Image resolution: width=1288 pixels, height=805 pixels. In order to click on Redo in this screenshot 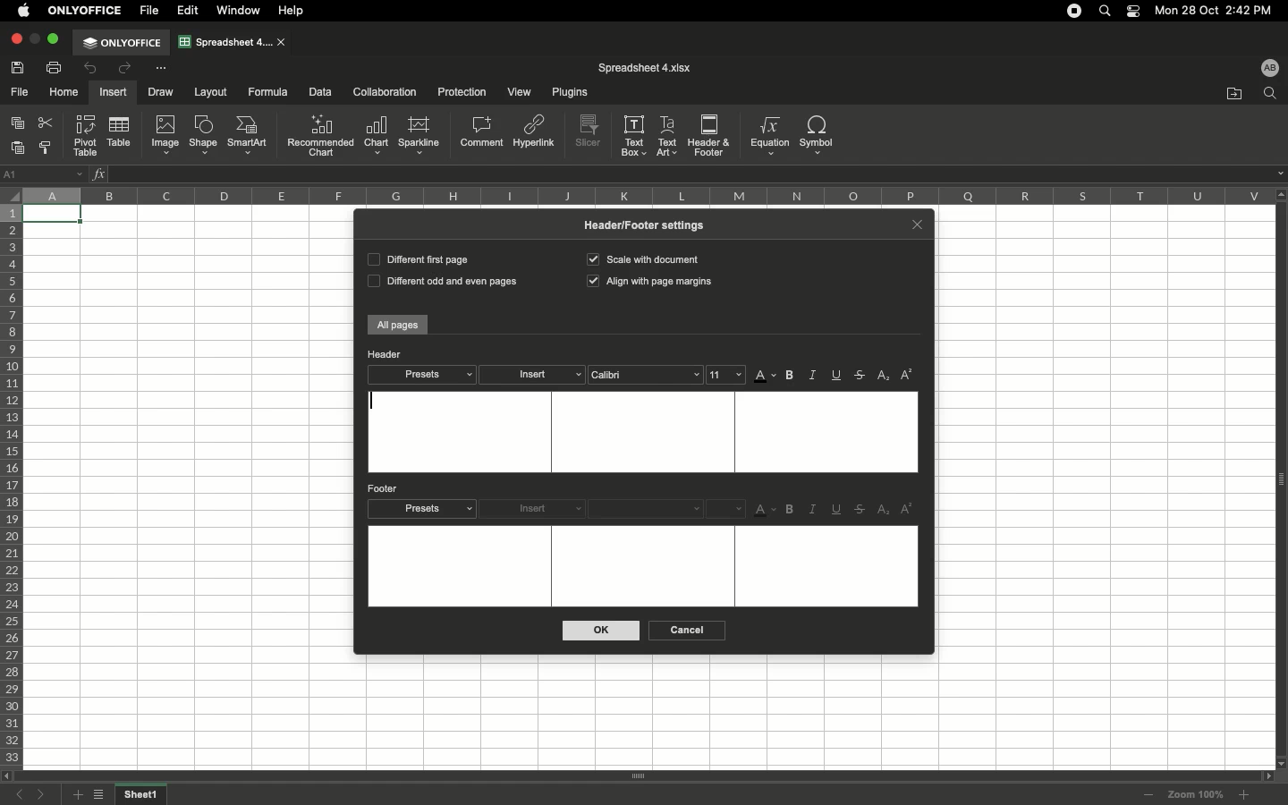, I will do `click(123, 68)`.